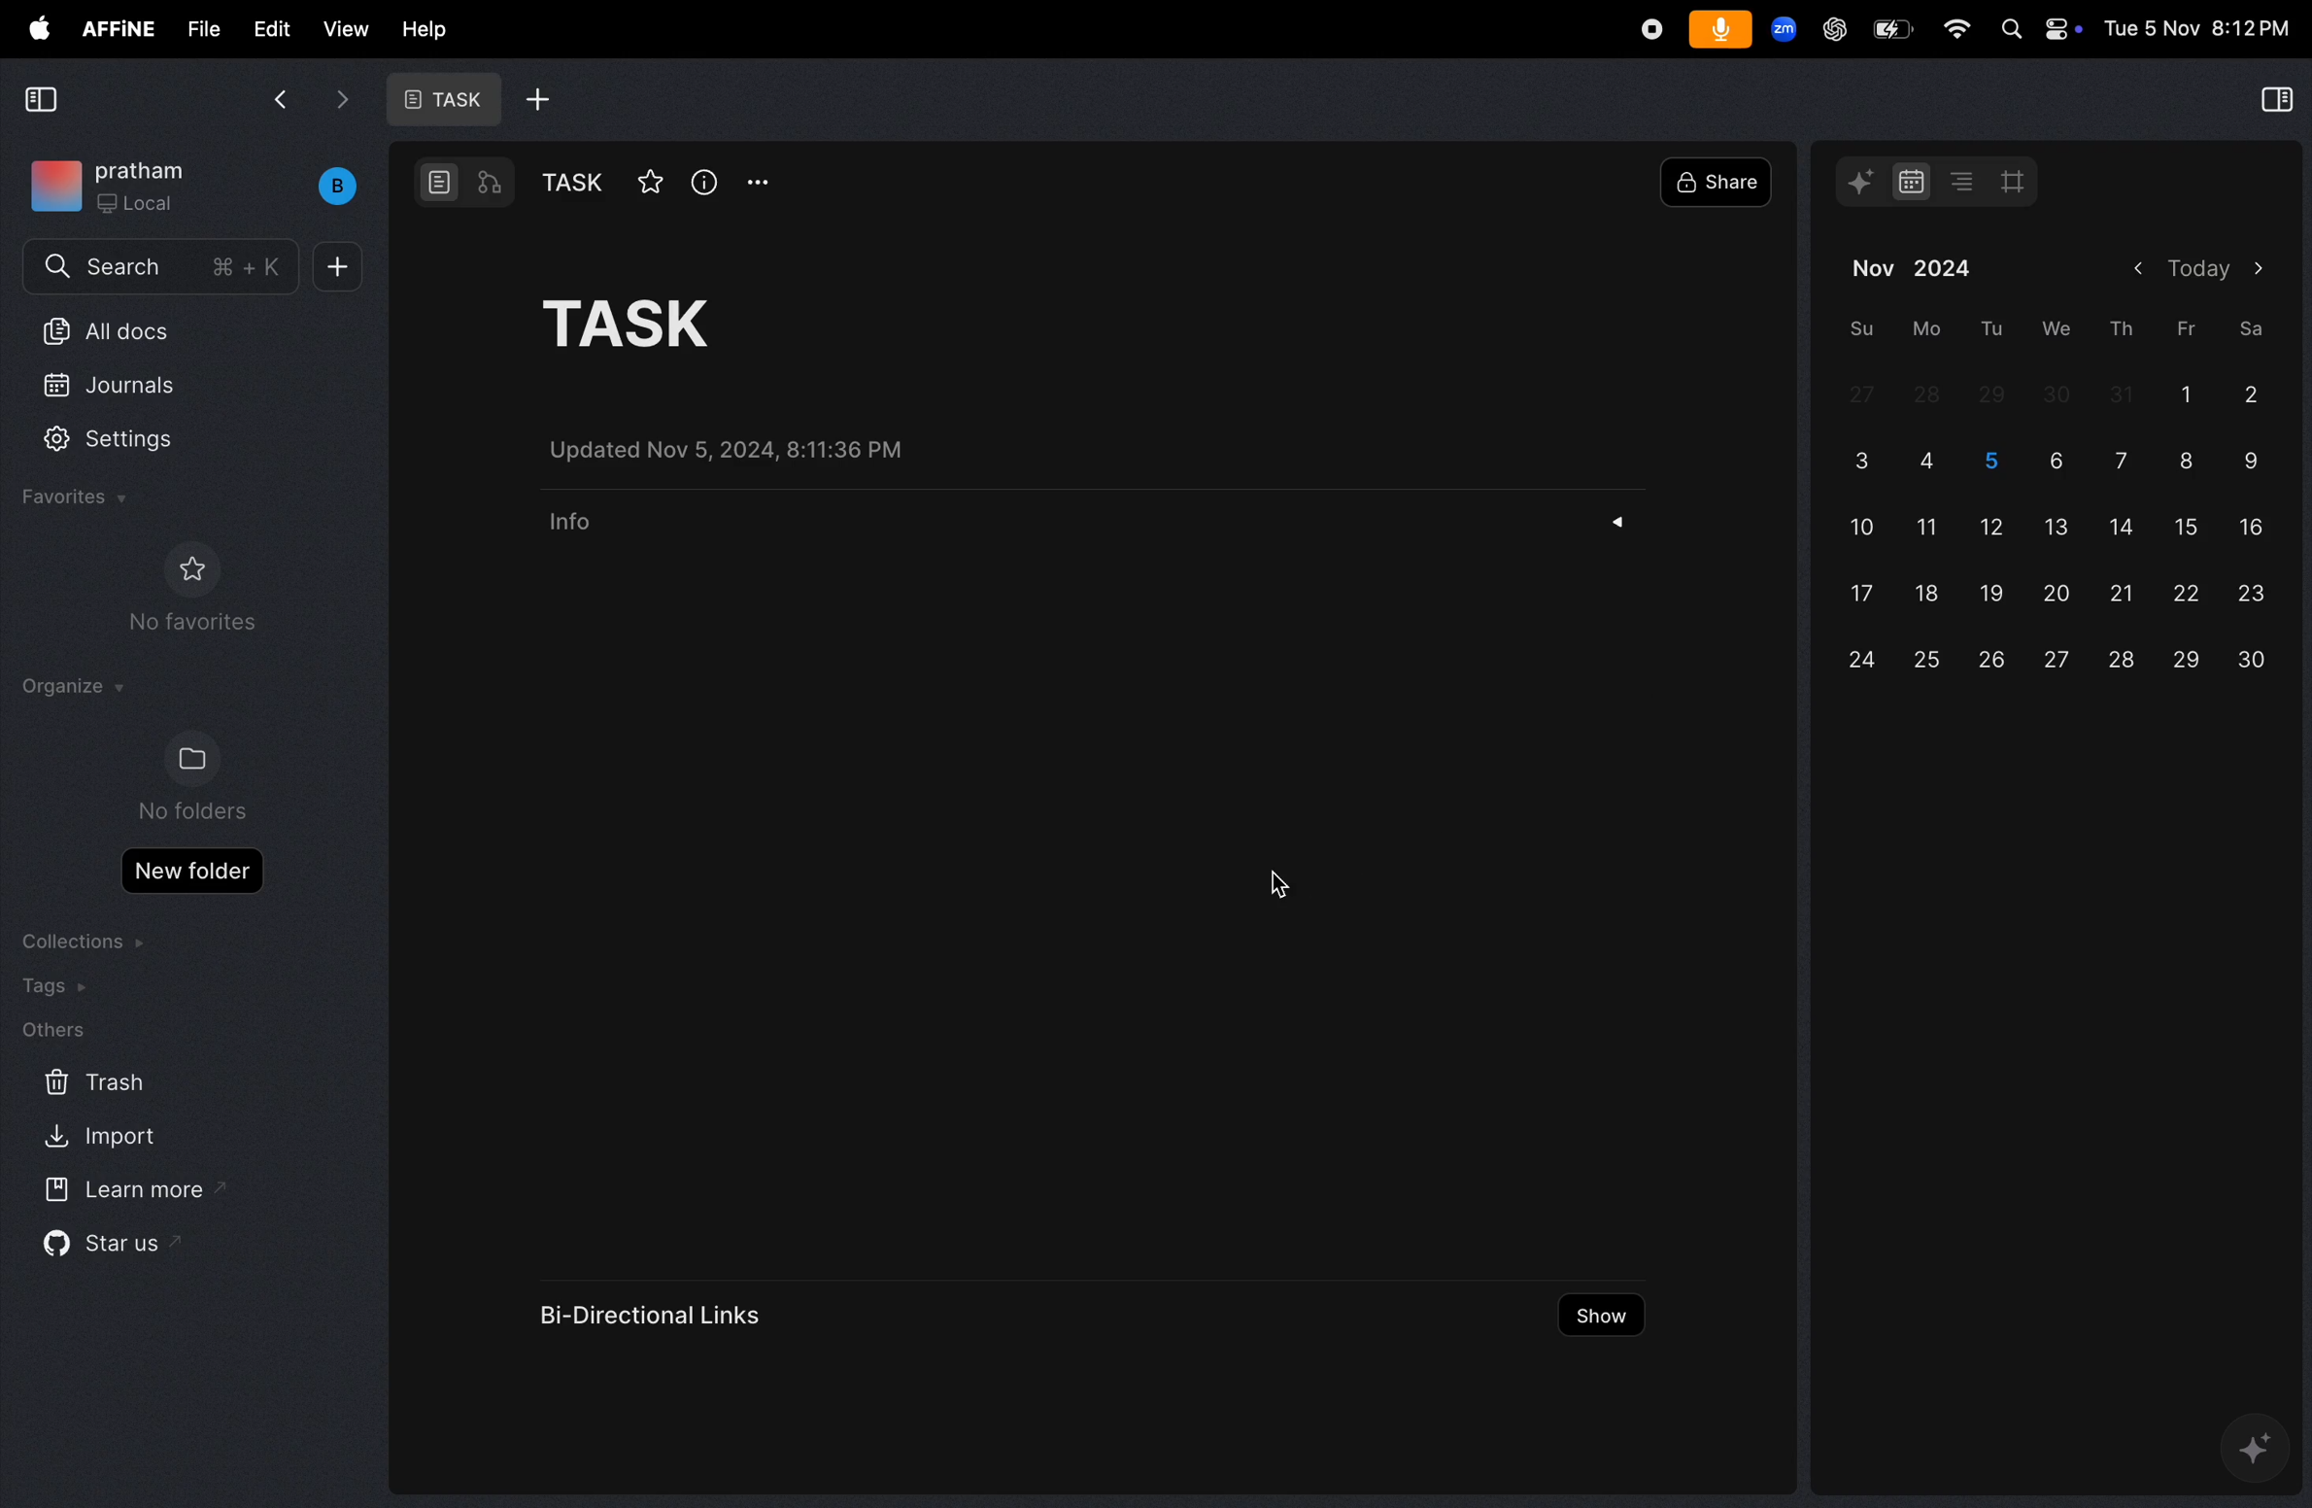  What do you see at coordinates (1952, 268) in the screenshot?
I see `days` at bounding box center [1952, 268].